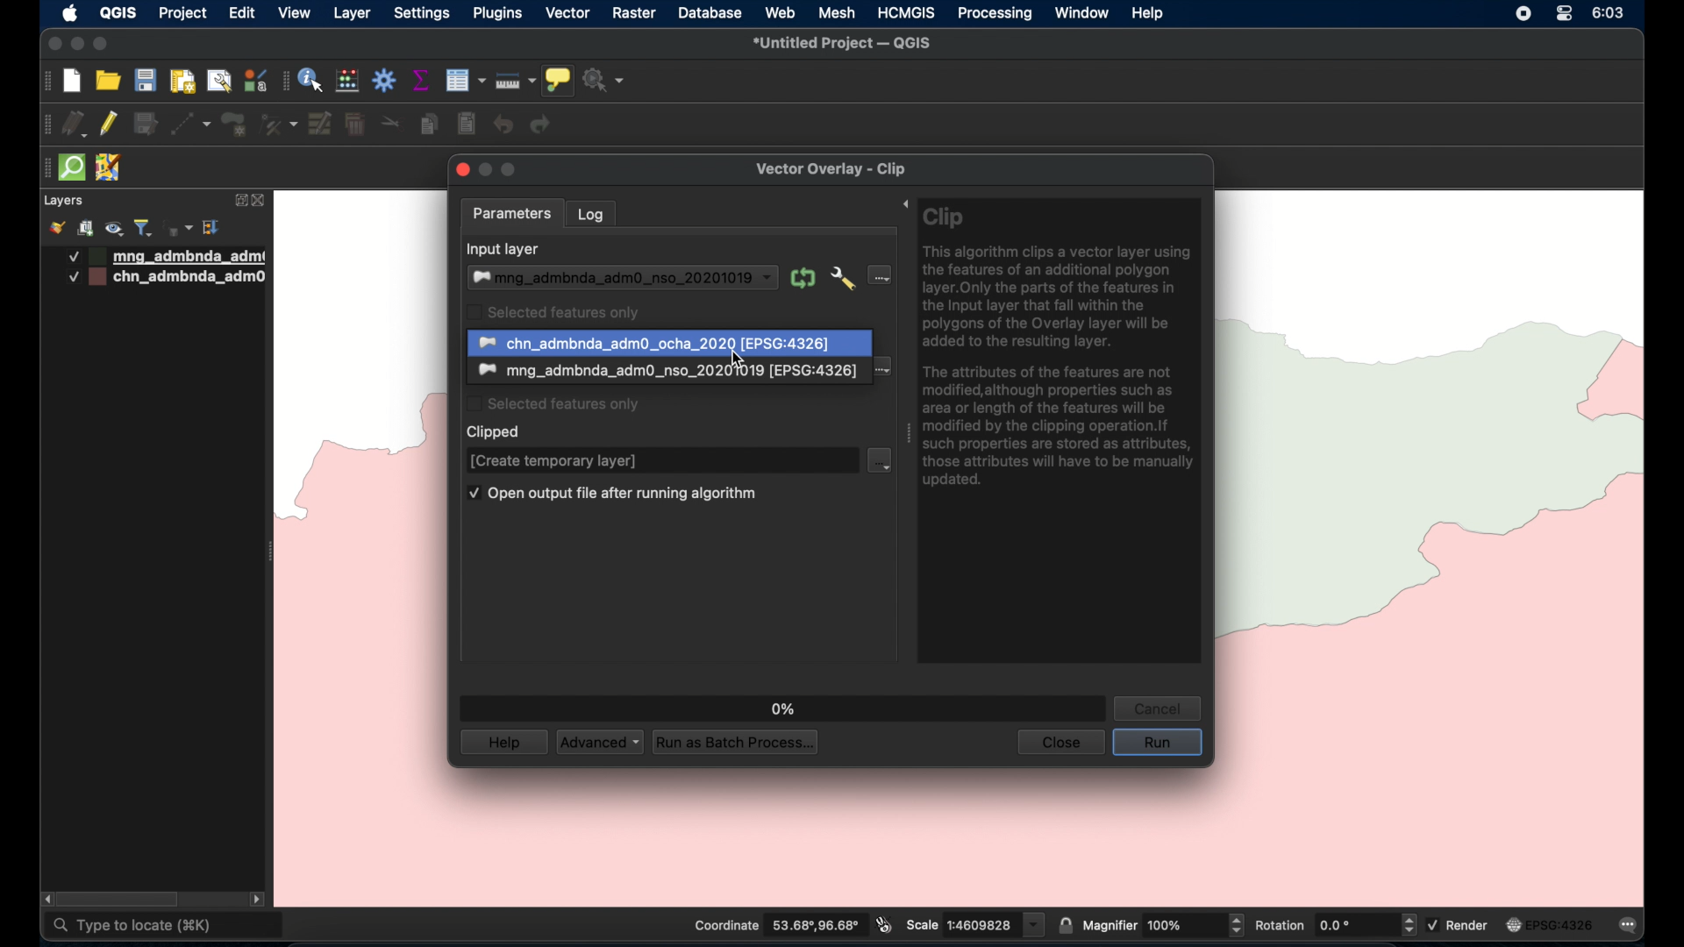  What do you see at coordinates (348, 82) in the screenshot?
I see `open field calculator` at bounding box center [348, 82].